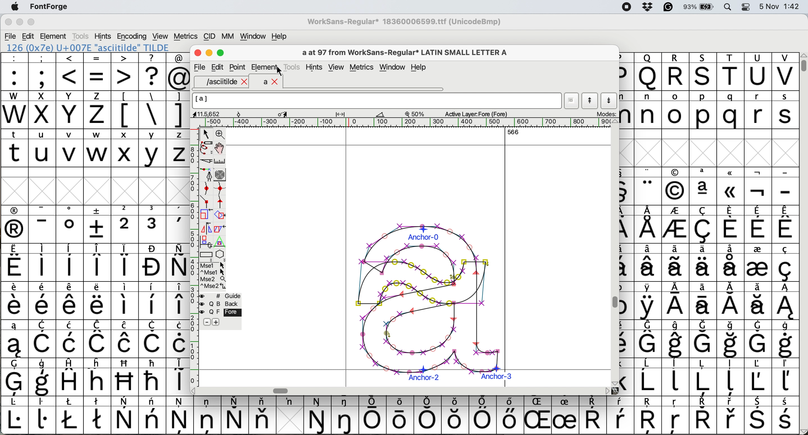 The image size is (808, 435). What do you see at coordinates (784, 377) in the screenshot?
I see `symbol` at bounding box center [784, 377].